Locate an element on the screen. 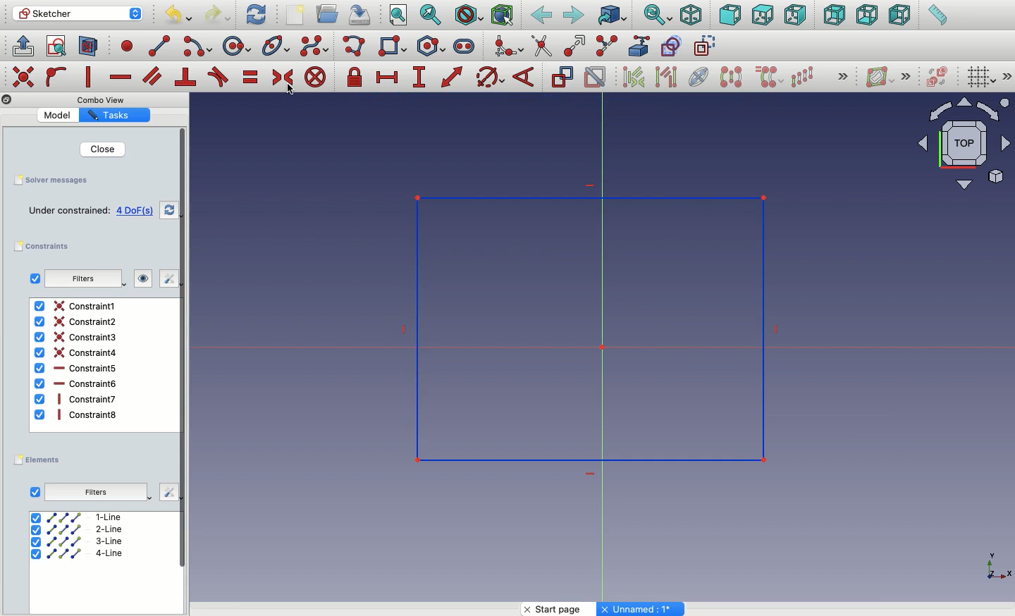  Split edge is located at coordinates (606, 47).